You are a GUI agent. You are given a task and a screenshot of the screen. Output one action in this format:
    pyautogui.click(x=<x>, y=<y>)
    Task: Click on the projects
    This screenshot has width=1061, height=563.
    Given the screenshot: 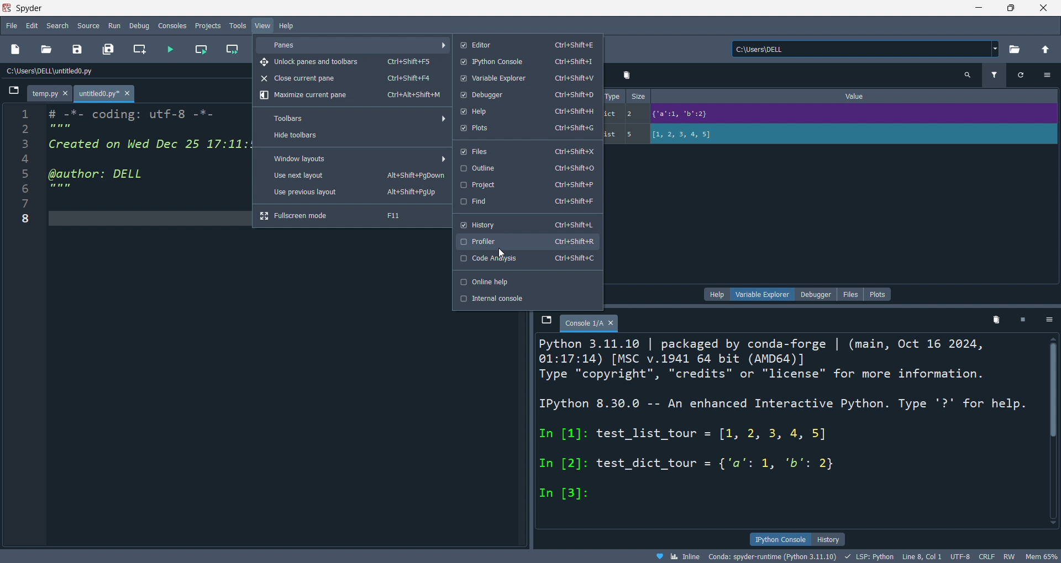 What is the action you would take?
    pyautogui.click(x=211, y=26)
    